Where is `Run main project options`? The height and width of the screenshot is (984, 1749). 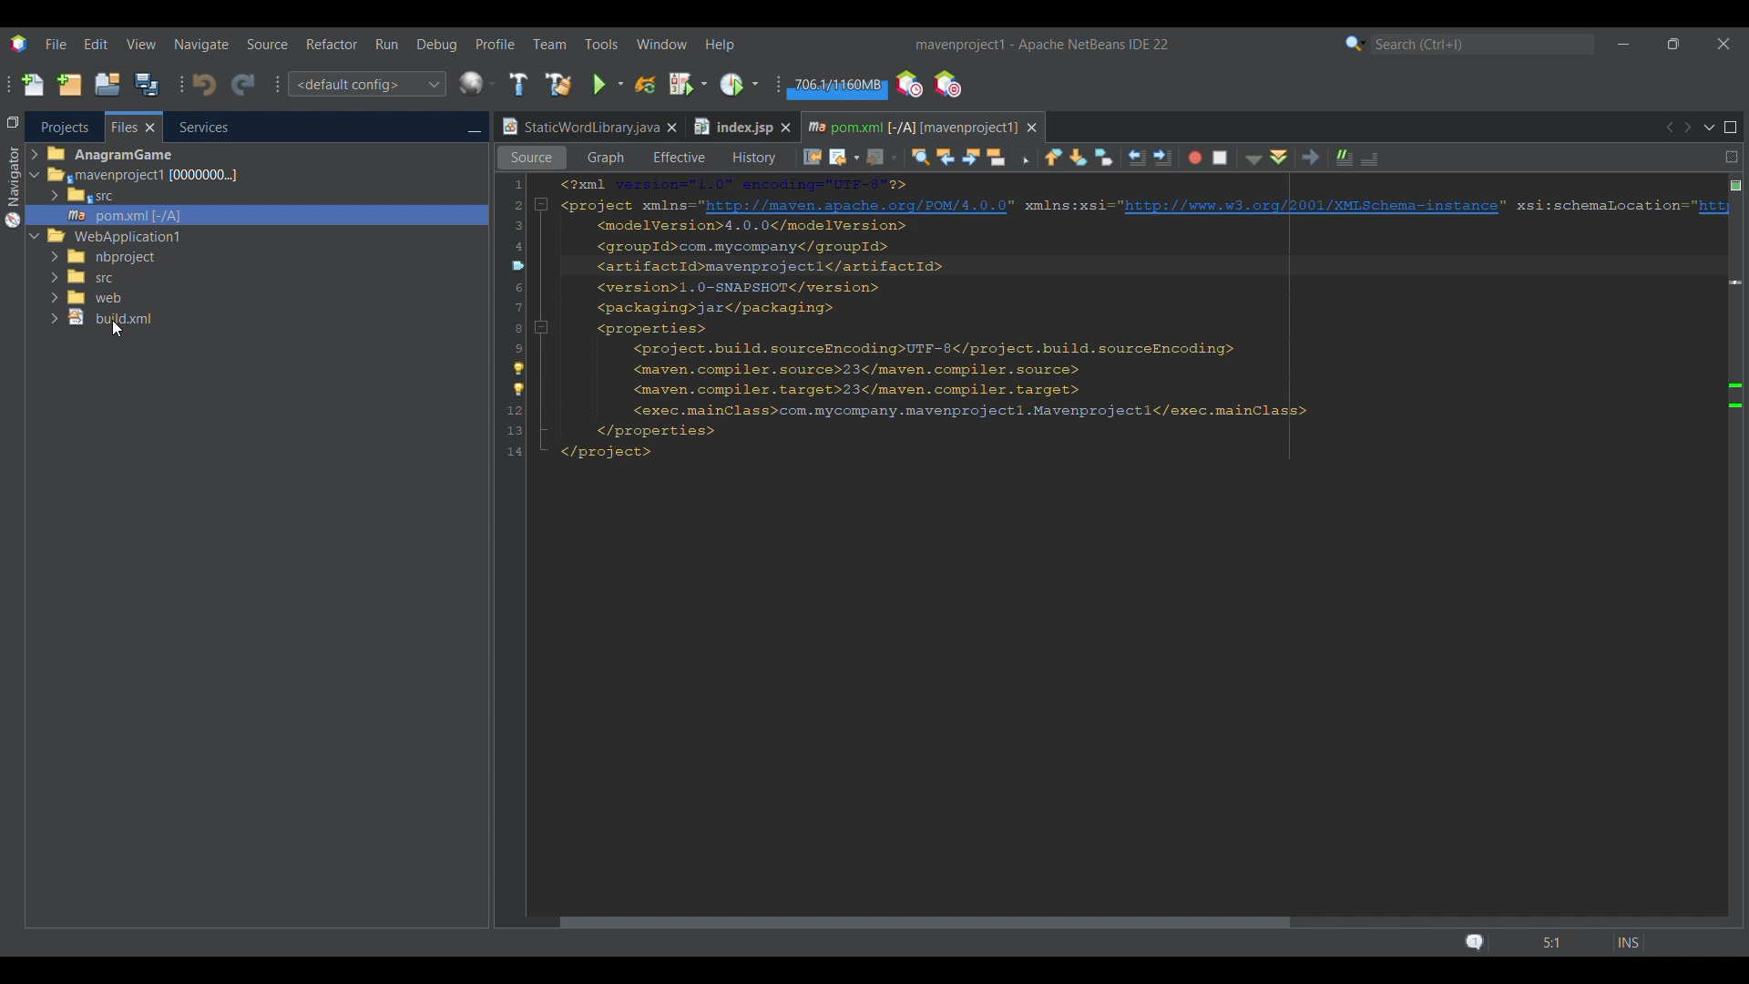
Run main project options is located at coordinates (609, 85).